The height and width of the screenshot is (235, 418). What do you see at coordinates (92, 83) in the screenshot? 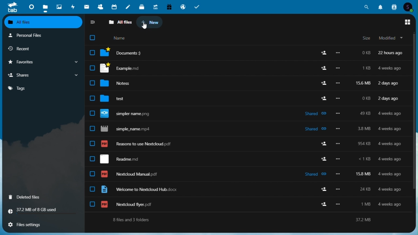
I see `check box` at bounding box center [92, 83].